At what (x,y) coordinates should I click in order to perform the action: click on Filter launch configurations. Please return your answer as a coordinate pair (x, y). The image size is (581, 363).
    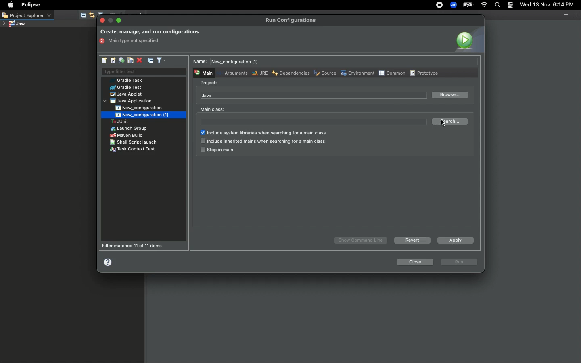
    Looking at the image, I should click on (161, 60).